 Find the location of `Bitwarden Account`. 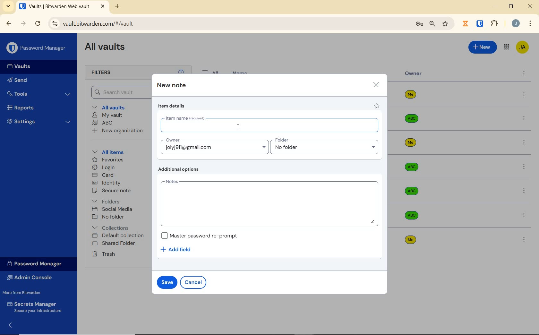

Bitwarden Account is located at coordinates (522, 47).